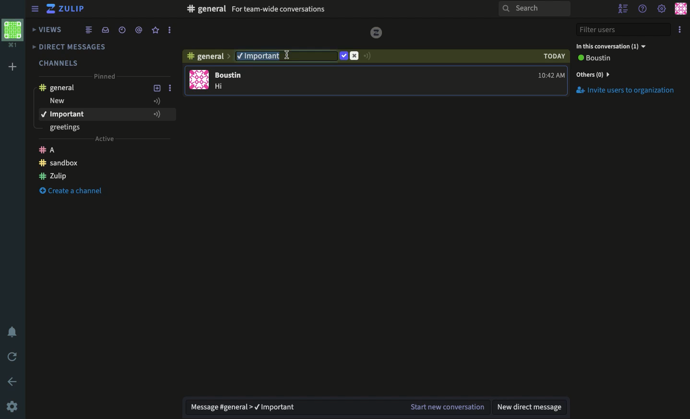 This screenshot has width=690, height=419. I want to click on More Options, so click(174, 89).